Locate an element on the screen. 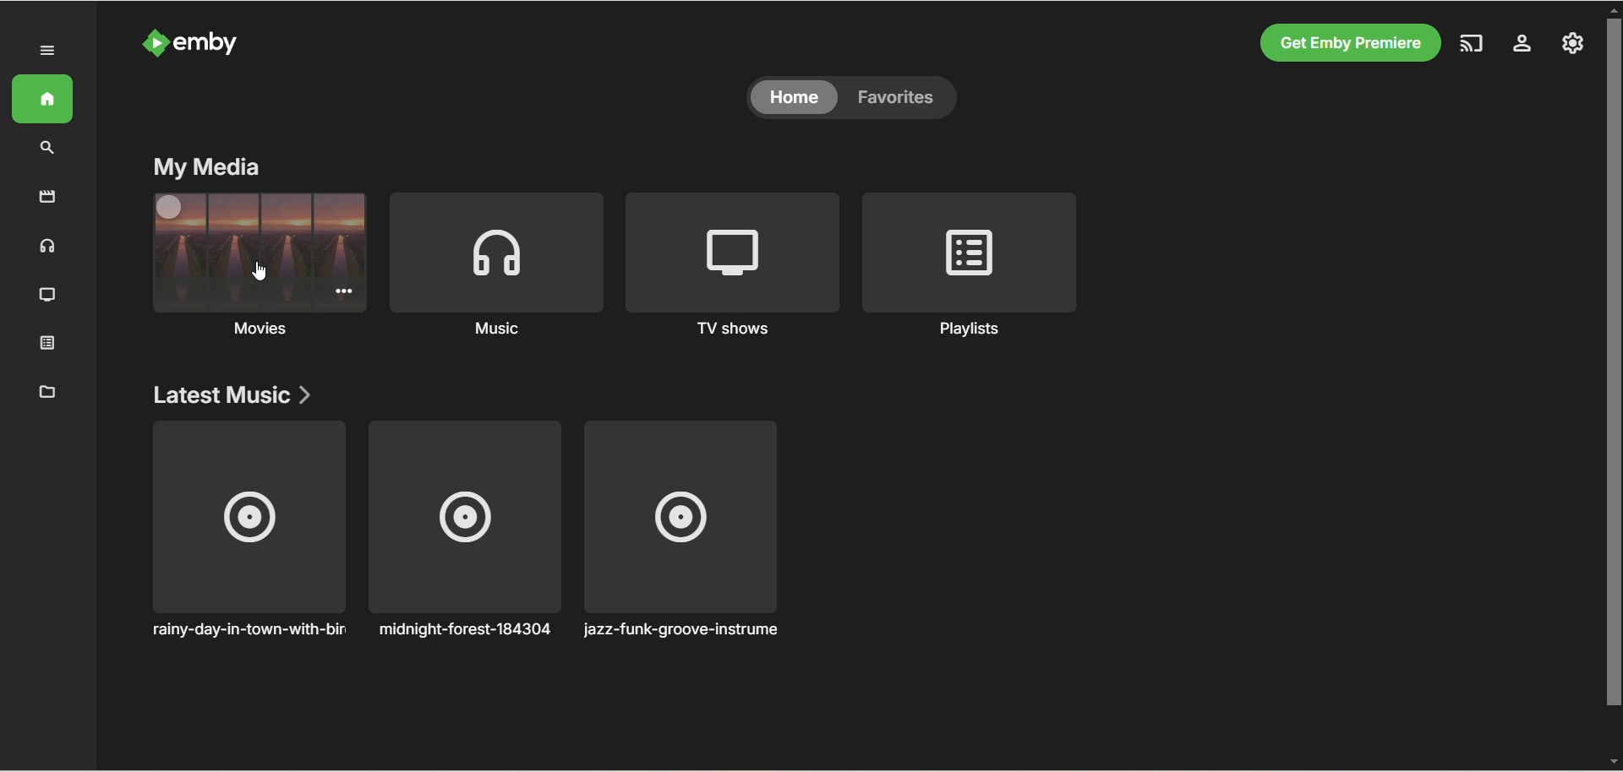 The height and width of the screenshot is (772, 1623). movies is located at coordinates (48, 196).